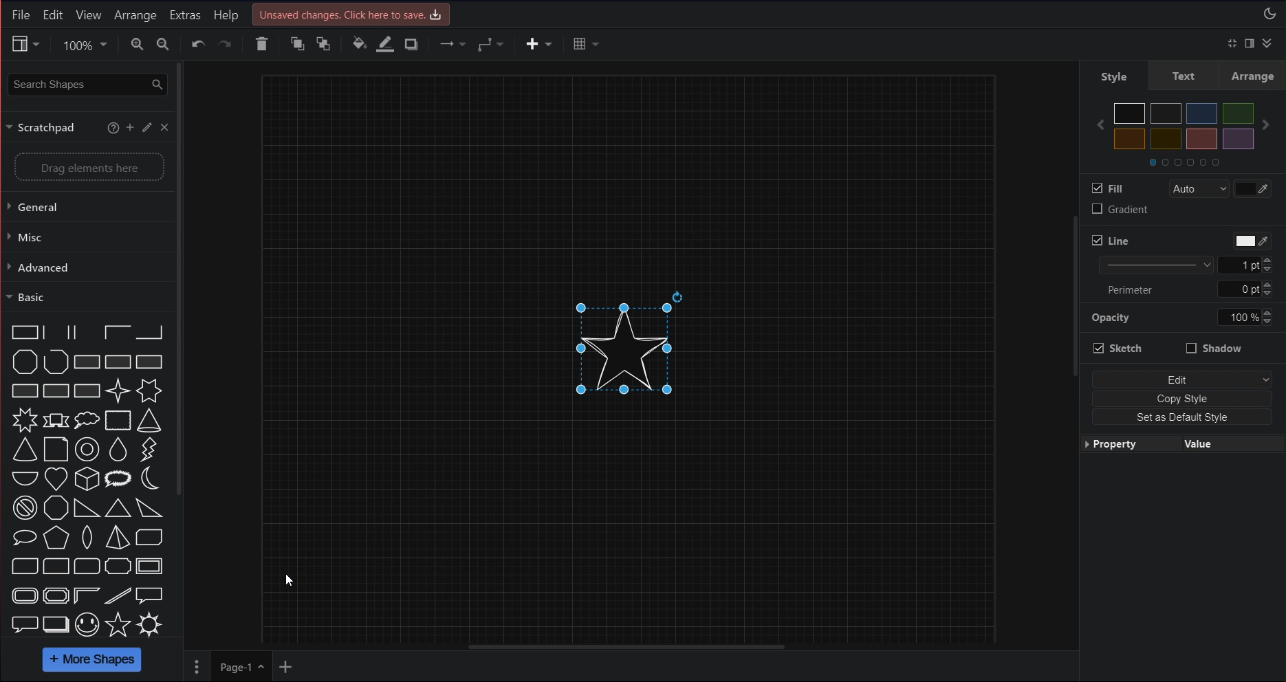 The width and height of the screenshot is (1286, 682). Describe the element at coordinates (149, 478) in the screenshot. I see `moon` at that location.